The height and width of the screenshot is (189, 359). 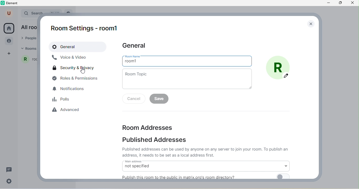 What do you see at coordinates (328, 3) in the screenshot?
I see `minimize` at bounding box center [328, 3].